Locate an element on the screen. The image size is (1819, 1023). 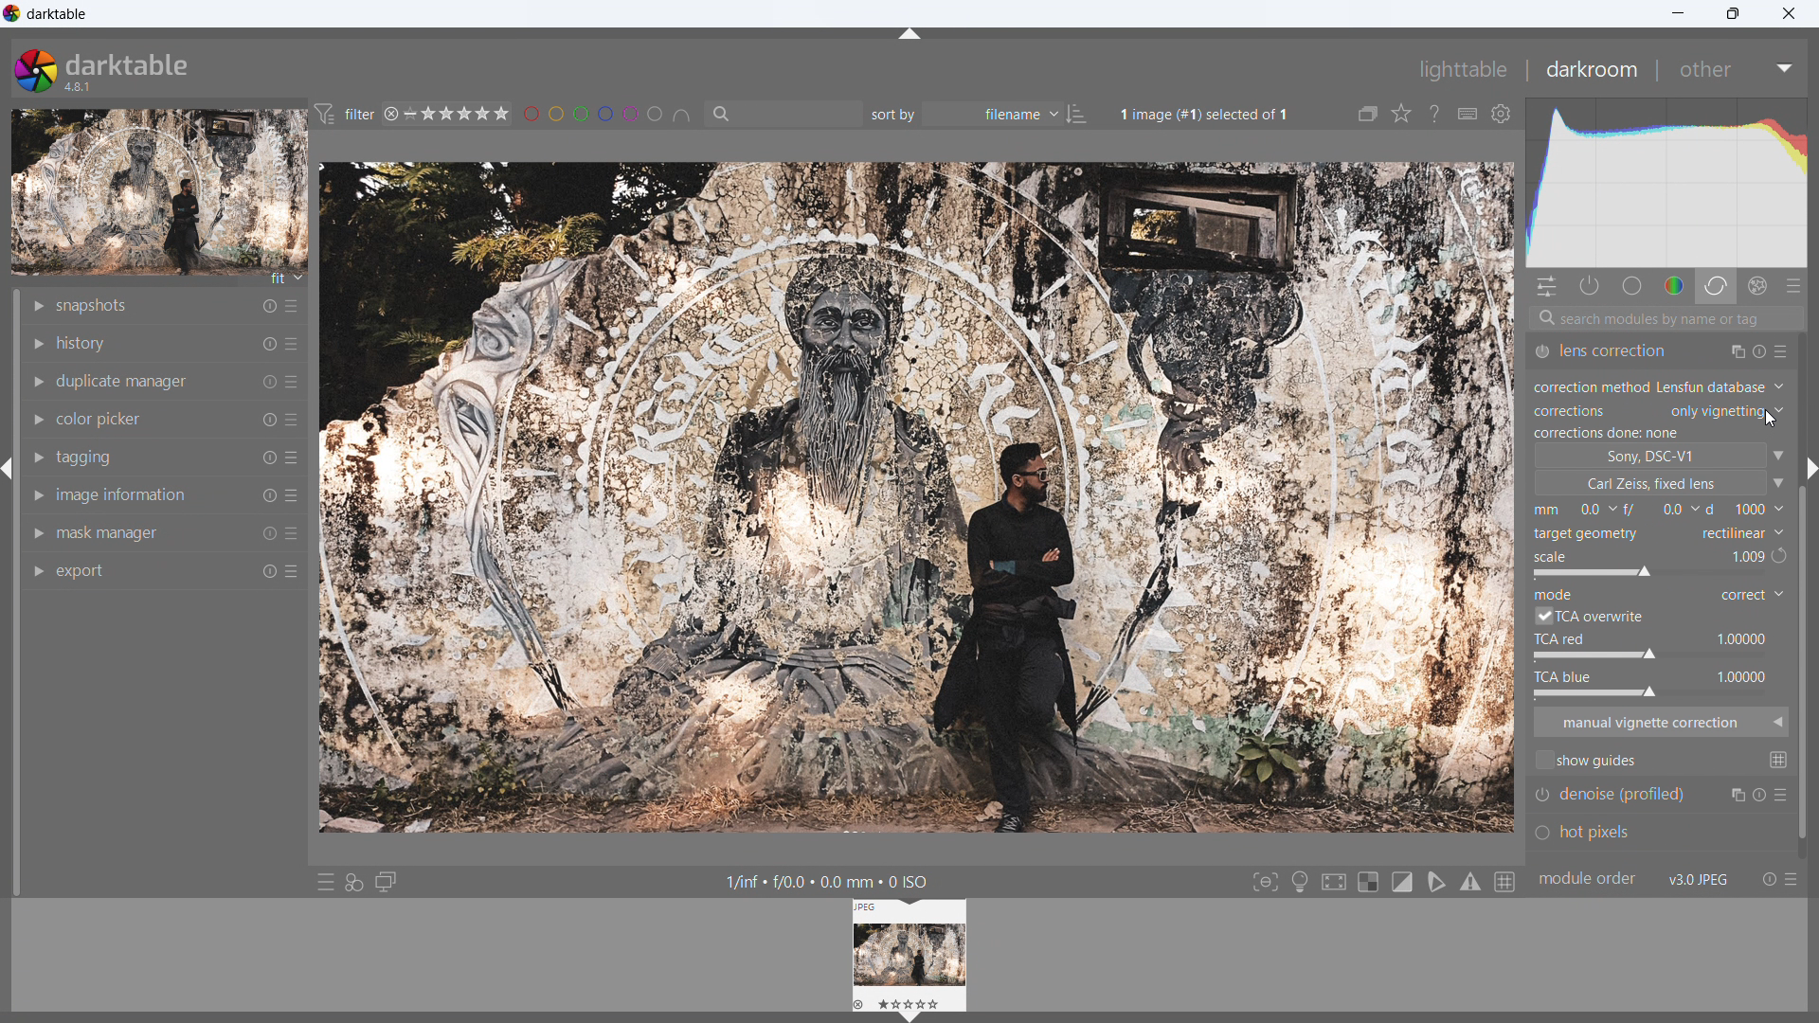
focal length is located at coordinates (1575, 511).